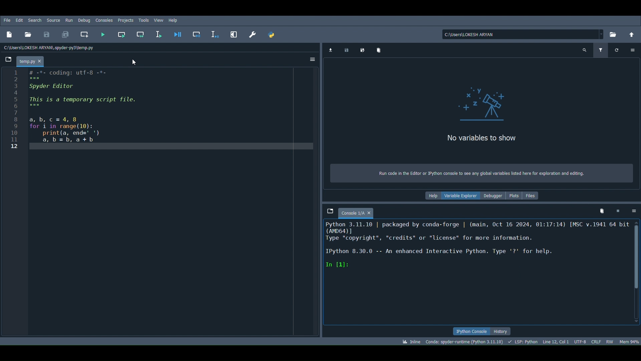 The image size is (641, 361). What do you see at coordinates (505, 331) in the screenshot?
I see `History` at bounding box center [505, 331].